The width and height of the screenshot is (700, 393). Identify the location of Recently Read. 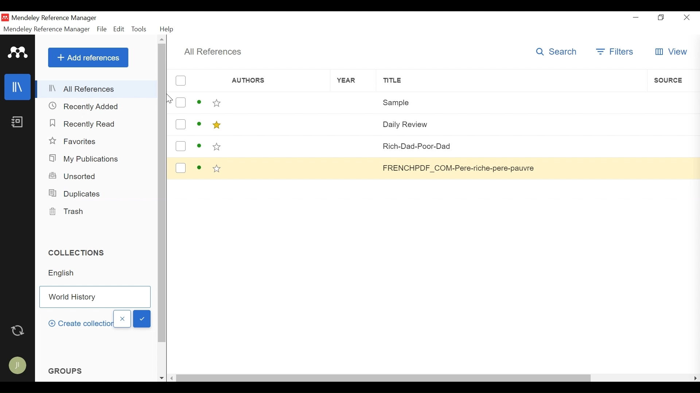
(83, 123).